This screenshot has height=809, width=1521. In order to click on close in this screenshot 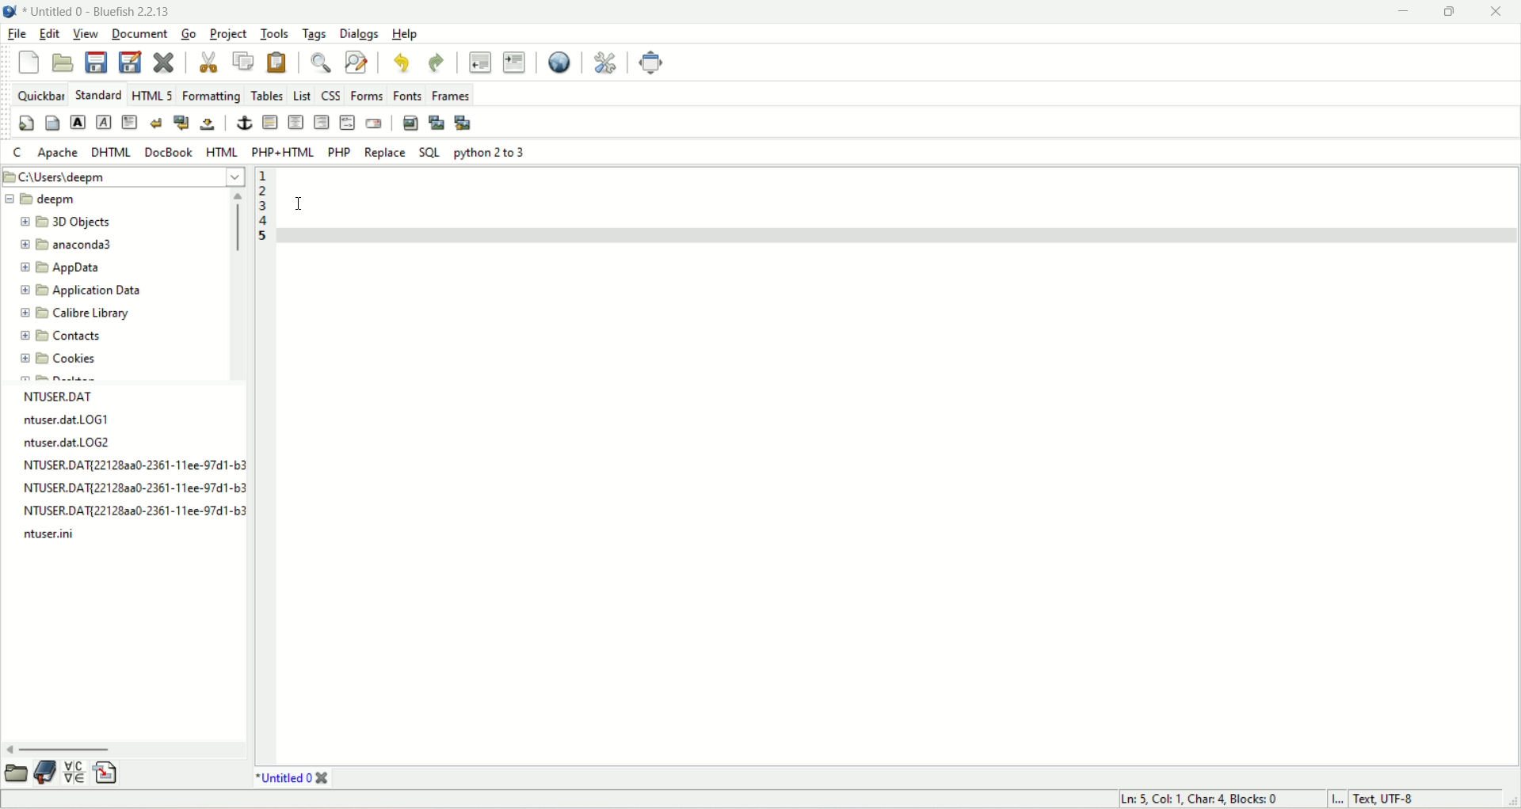, I will do `click(1498, 10)`.